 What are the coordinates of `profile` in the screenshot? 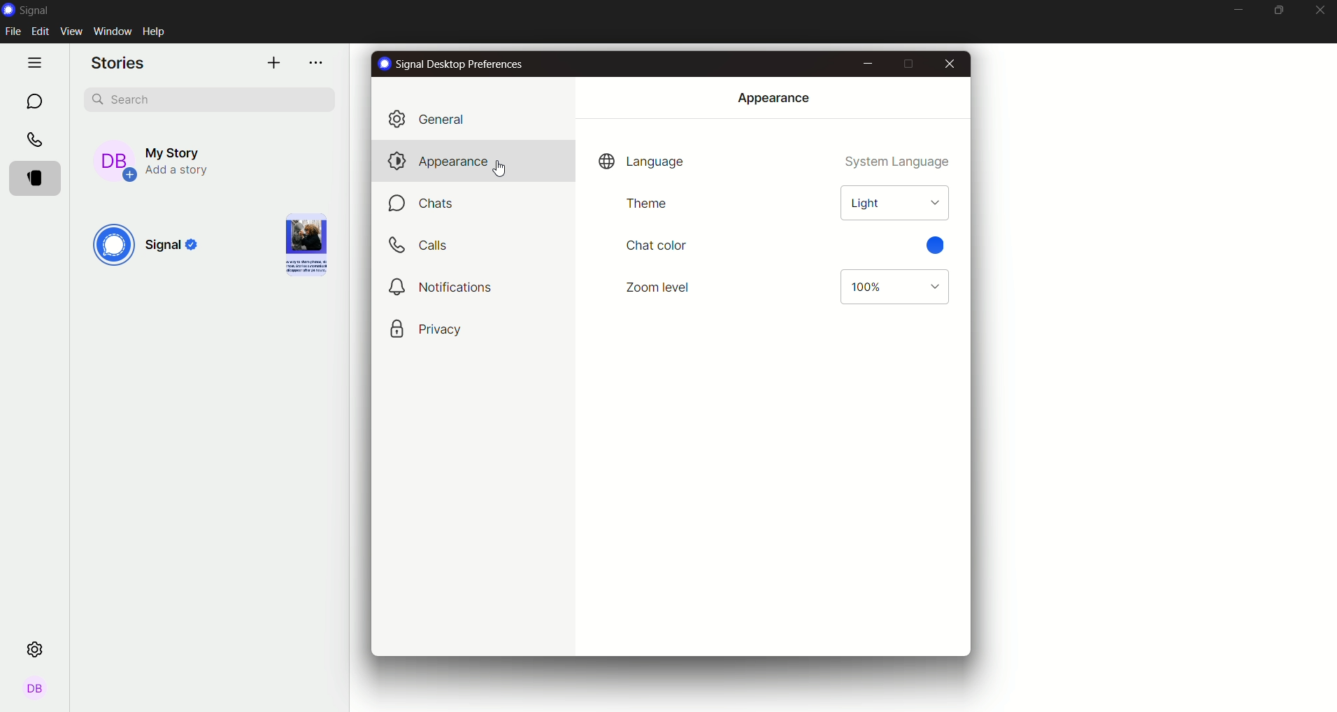 It's located at (36, 690).